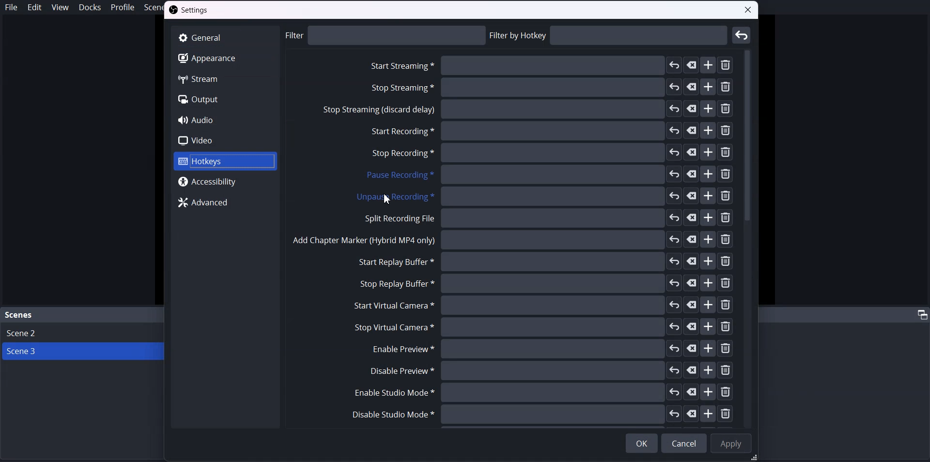 The width and height of the screenshot is (930, 462). What do you see at coordinates (731, 444) in the screenshot?
I see `Apply` at bounding box center [731, 444].